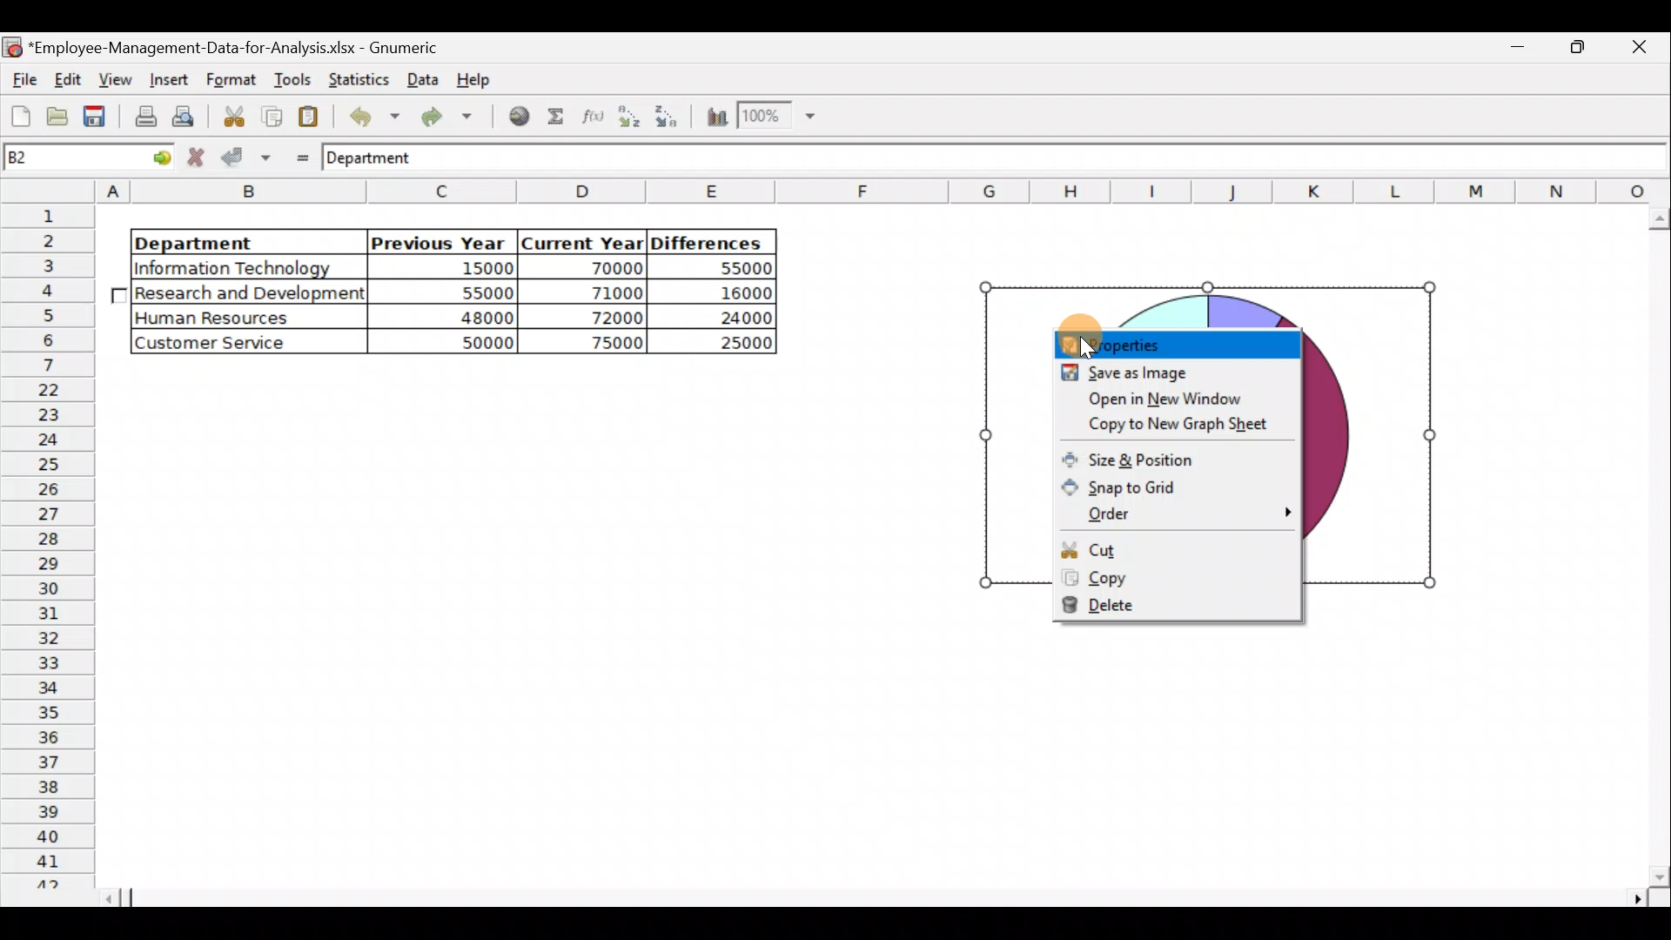 The image size is (1671, 940). Describe the element at coordinates (732, 293) in the screenshot. I see `16000` at that location.